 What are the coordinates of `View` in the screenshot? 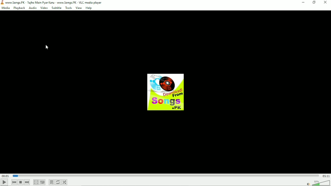 It's located at (78, 8).